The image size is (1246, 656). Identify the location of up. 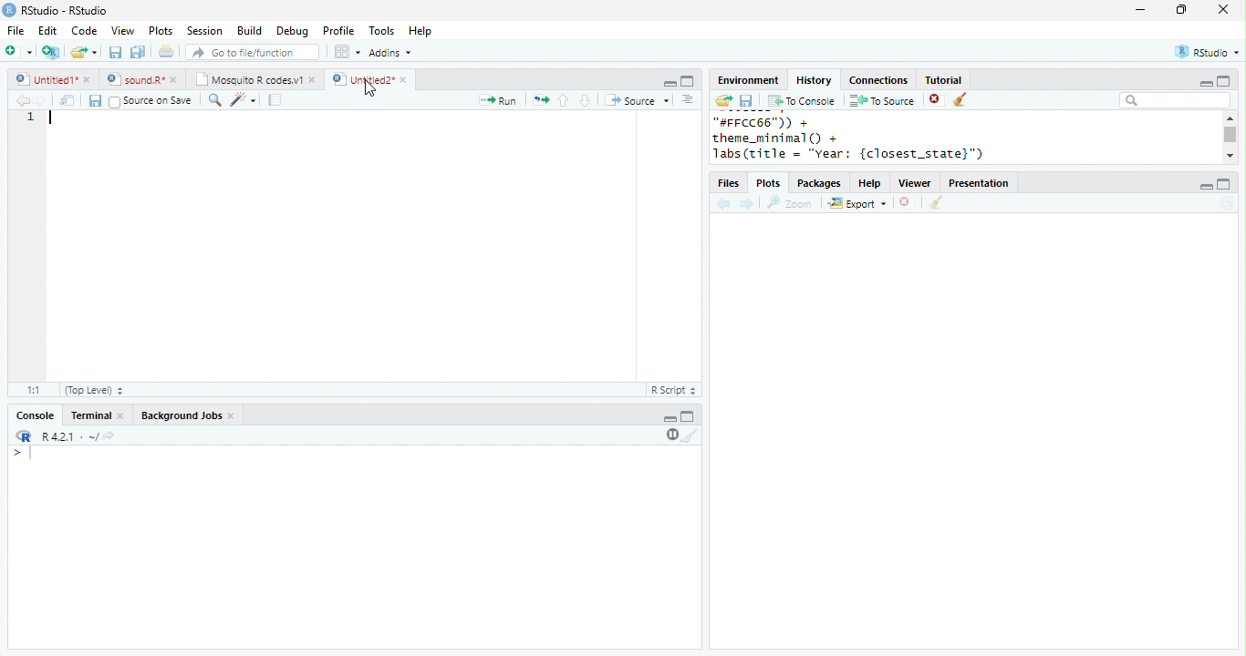
(564, 101).